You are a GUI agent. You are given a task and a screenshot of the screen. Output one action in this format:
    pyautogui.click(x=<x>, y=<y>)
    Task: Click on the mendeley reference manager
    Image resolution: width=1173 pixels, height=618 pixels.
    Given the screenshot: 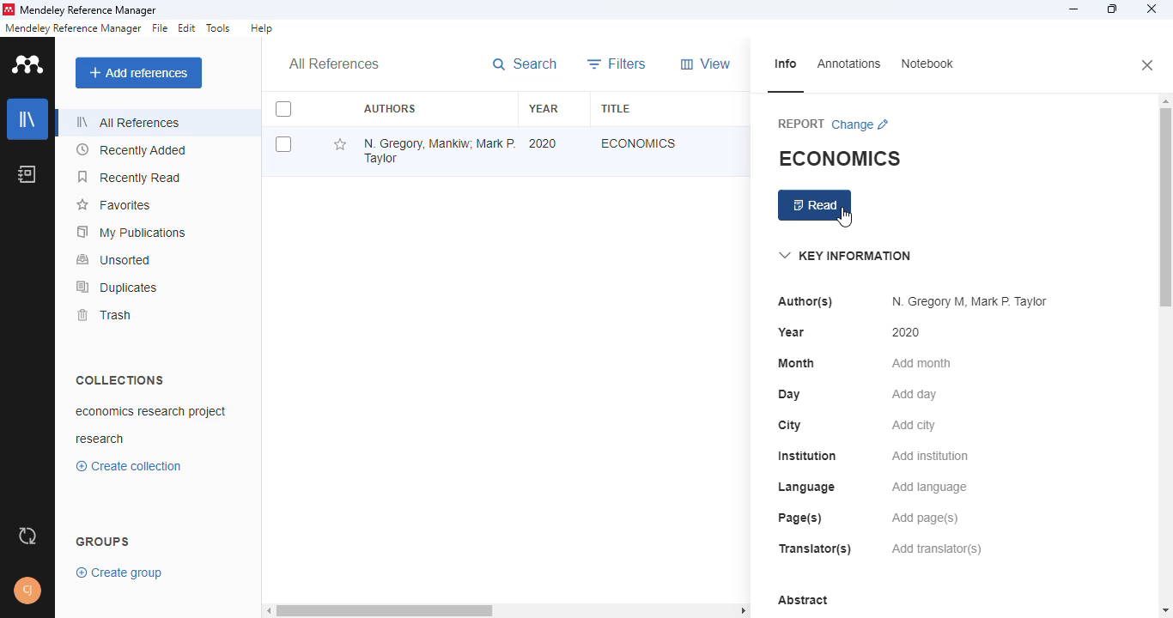 What is the action you would take?
    pyautogui.click(x=73, y=28)
    